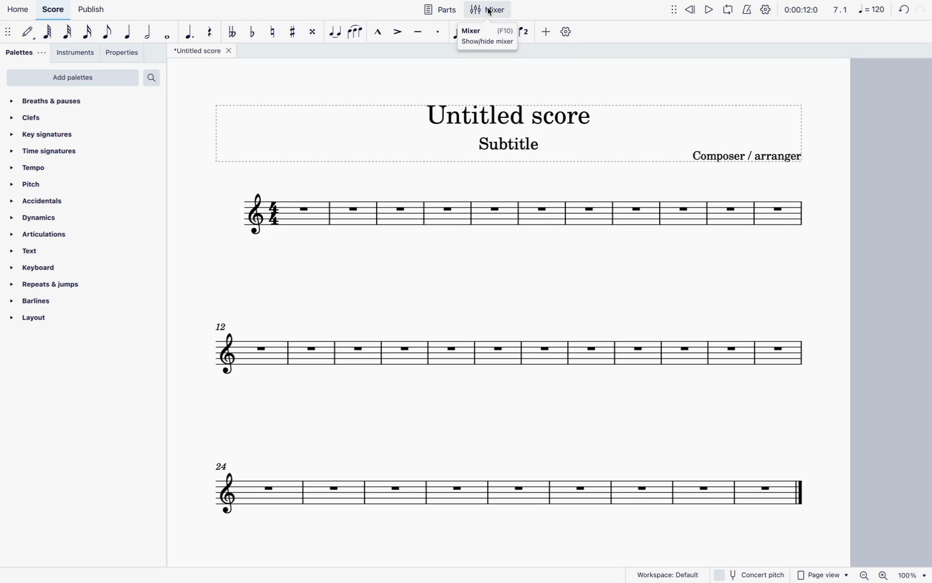 This screenshot has height=583, width=932. Describe the element at coordinates (489, 15) in the screenshot. I see `cursor` at that location.